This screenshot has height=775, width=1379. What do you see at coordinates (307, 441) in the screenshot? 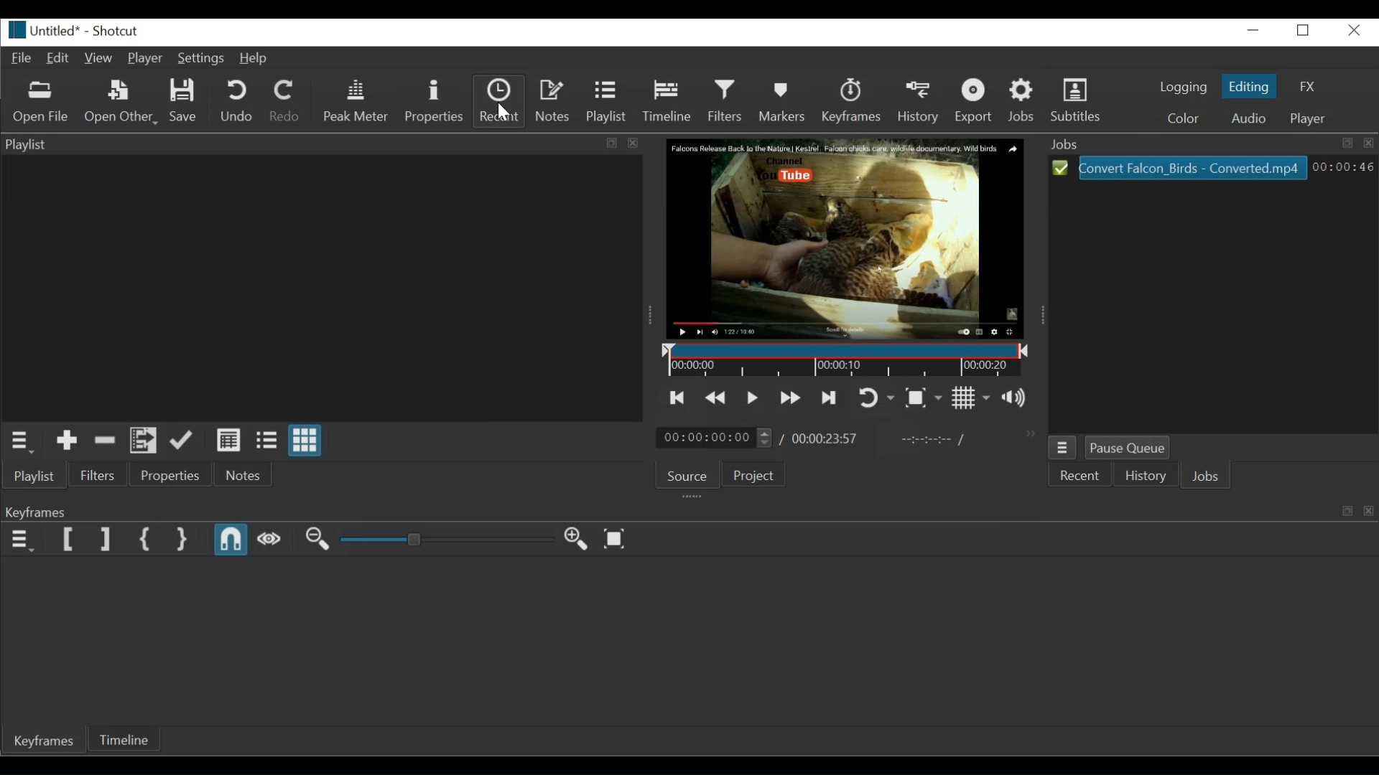
I see `View as icons` at bounding box center [307, 441].